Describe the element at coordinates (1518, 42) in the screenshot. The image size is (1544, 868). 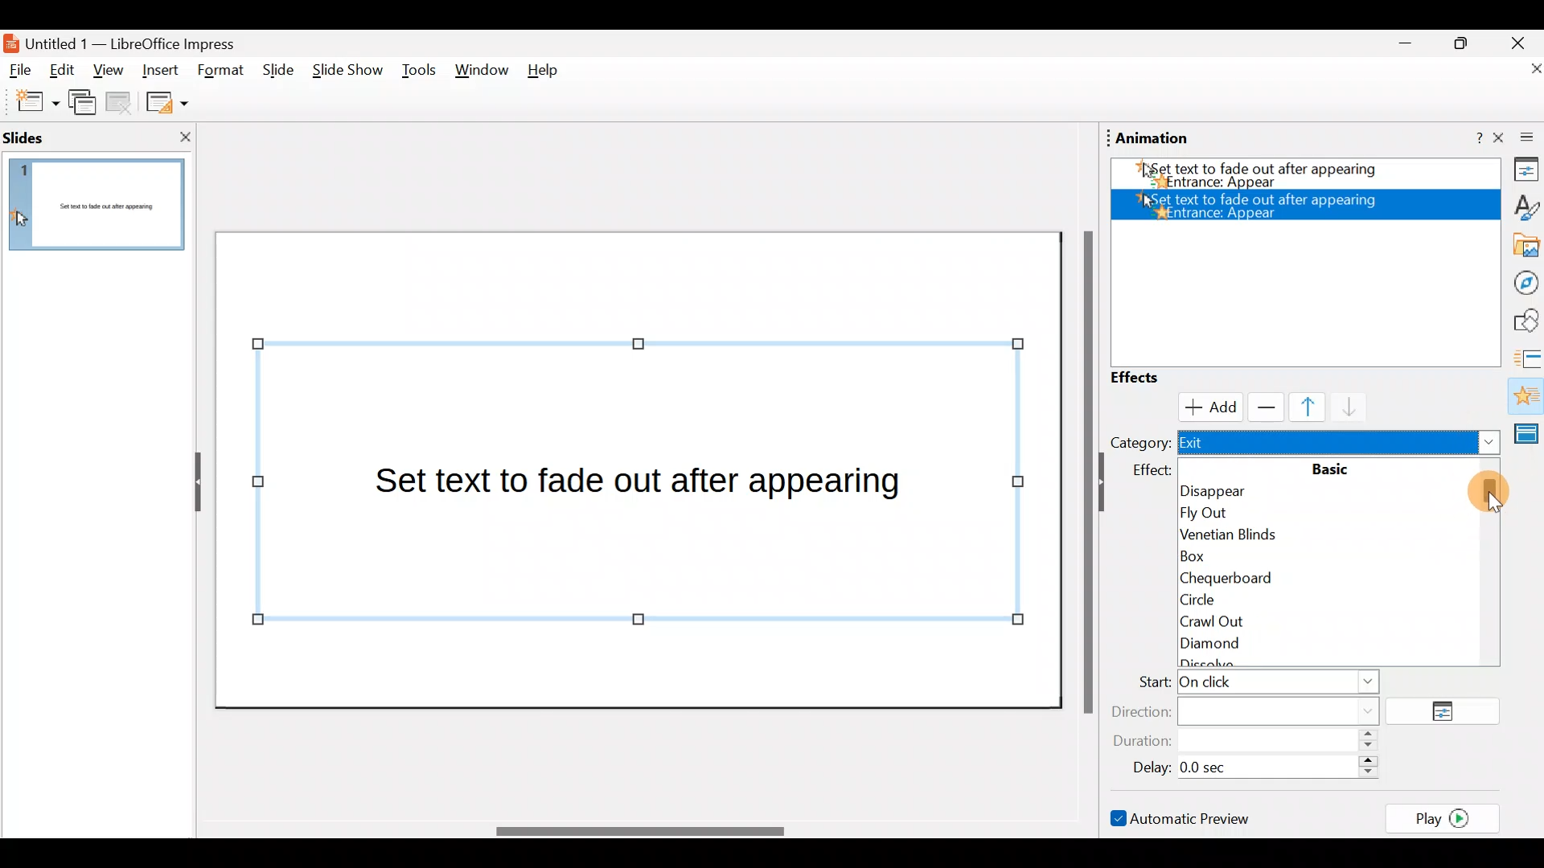
I see `Close` at that location.